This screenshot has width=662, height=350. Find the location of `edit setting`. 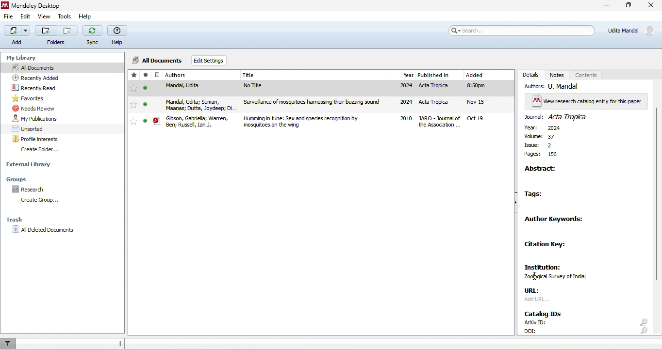

edit setting is located at coordinates (211, 60).